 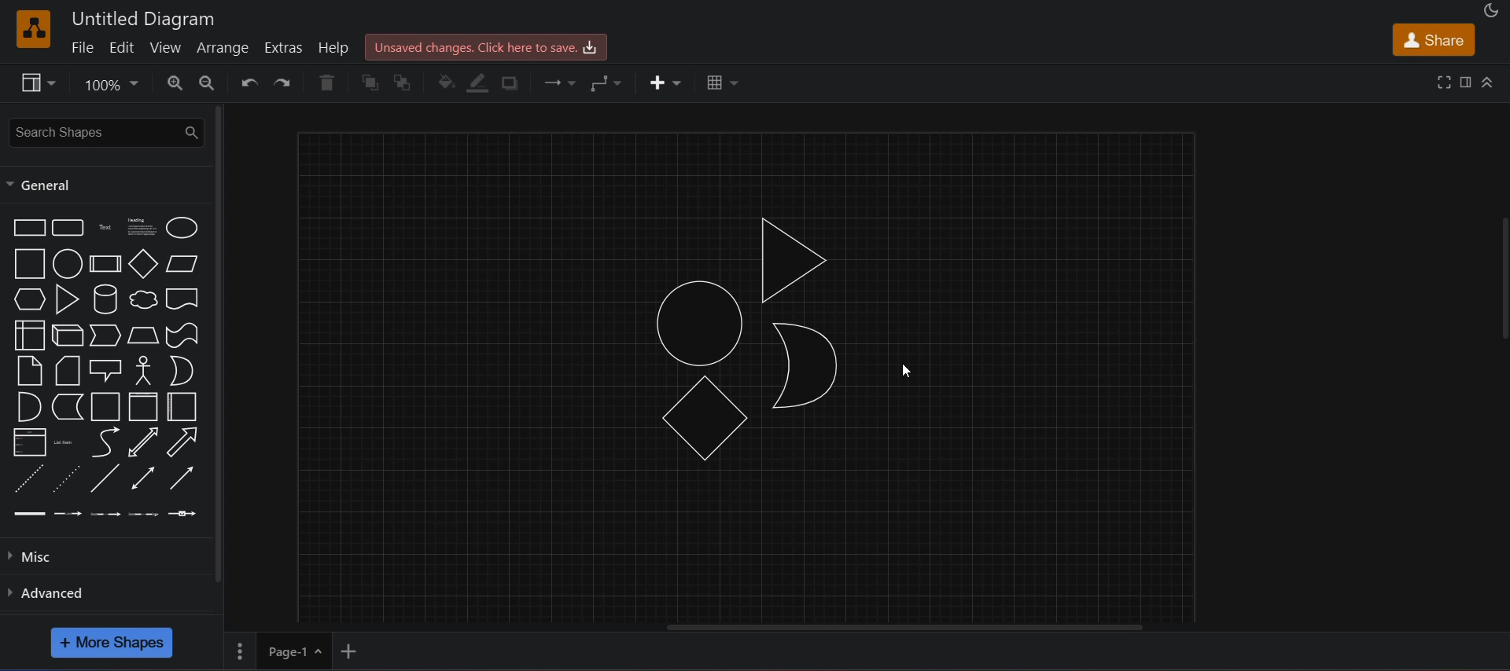 What do you see at coordinates (218, 343) in the screenshot?
I see `vertical scroll bar` at bounding box center [218, 343].